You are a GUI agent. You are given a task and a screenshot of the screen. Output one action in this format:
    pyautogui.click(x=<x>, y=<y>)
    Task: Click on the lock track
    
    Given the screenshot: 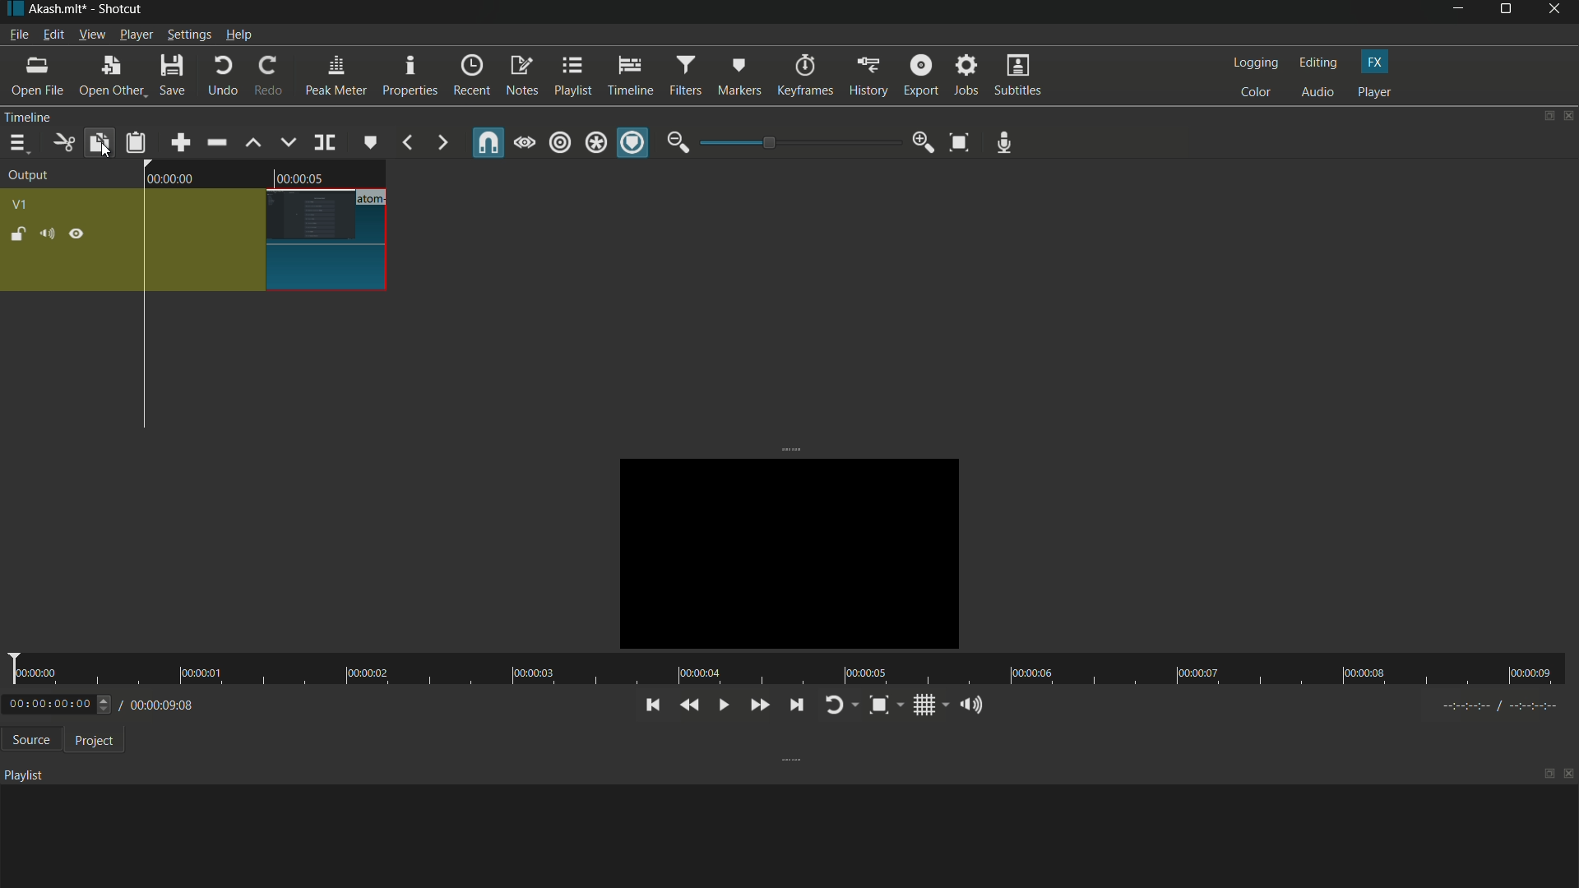 What is the action you would take?
    pyautogui.click(x=16, y=233)
    